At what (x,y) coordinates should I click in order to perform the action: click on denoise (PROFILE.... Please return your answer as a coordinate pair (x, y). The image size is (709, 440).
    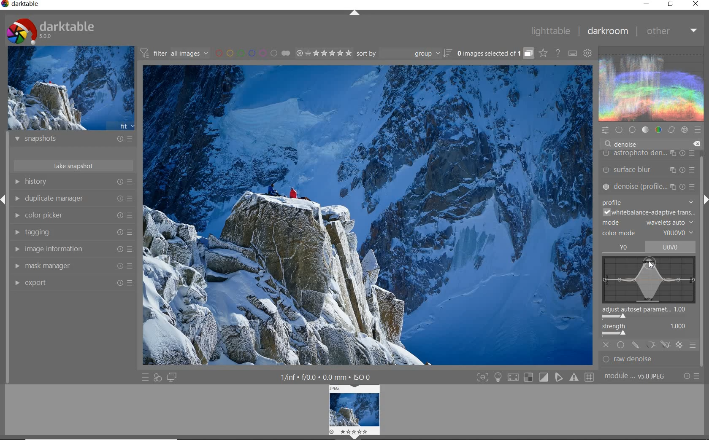
    Looking at the image, I should click on (649, 185).